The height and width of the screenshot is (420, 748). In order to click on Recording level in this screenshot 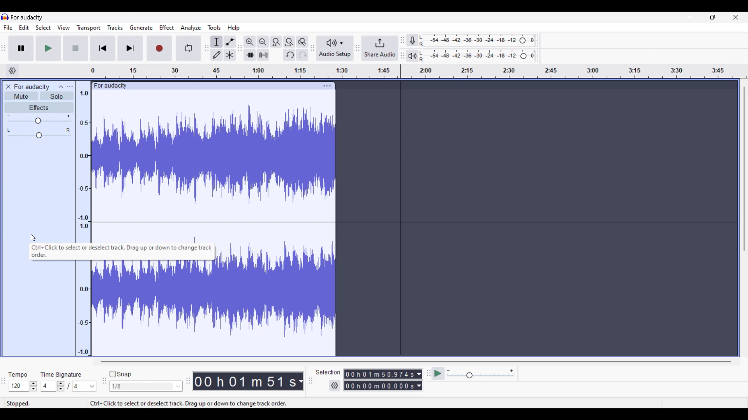, I will do `click(480, 40)`.